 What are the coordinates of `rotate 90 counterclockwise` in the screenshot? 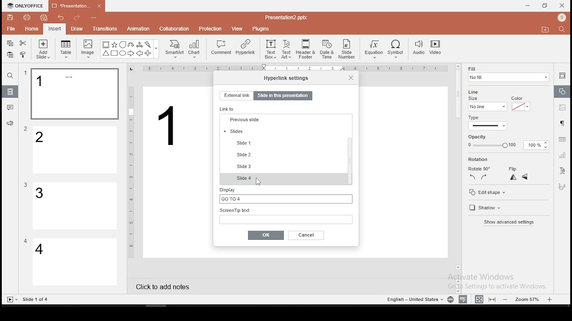 It's located at (473, 177).